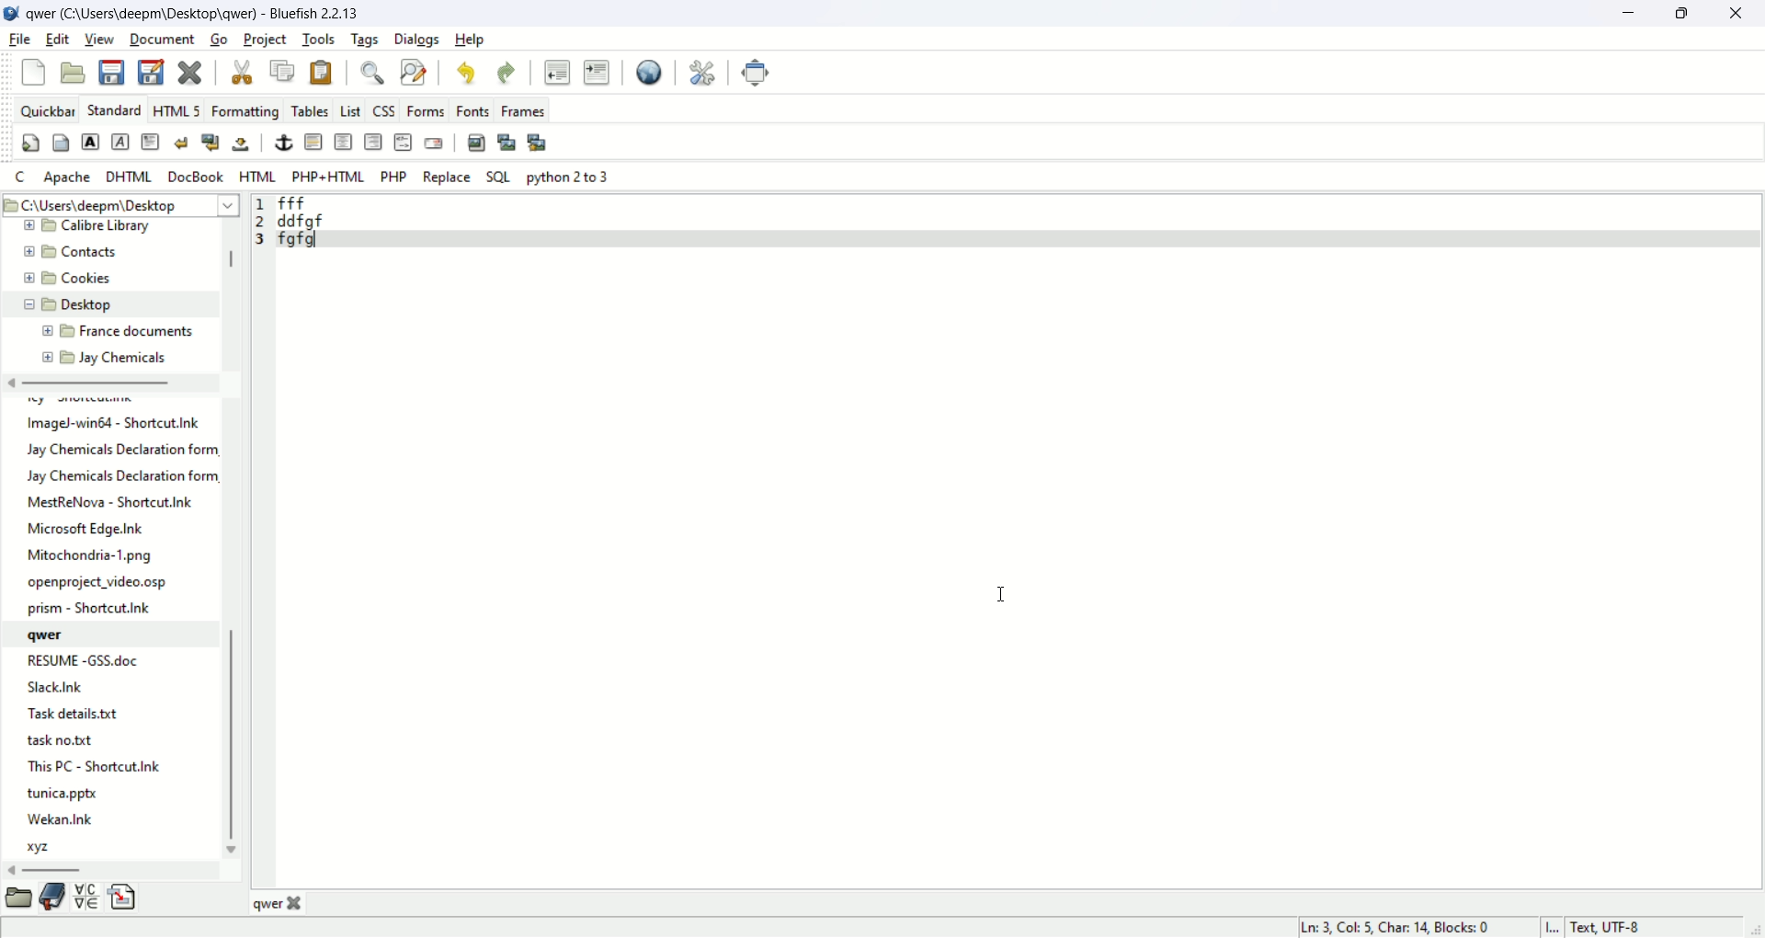 The width and height of the screenshot is (1765, 938). What do you see at coordinates (256, 176) in the screenshot?
I see `HTML` at bounding box center [256, 176].